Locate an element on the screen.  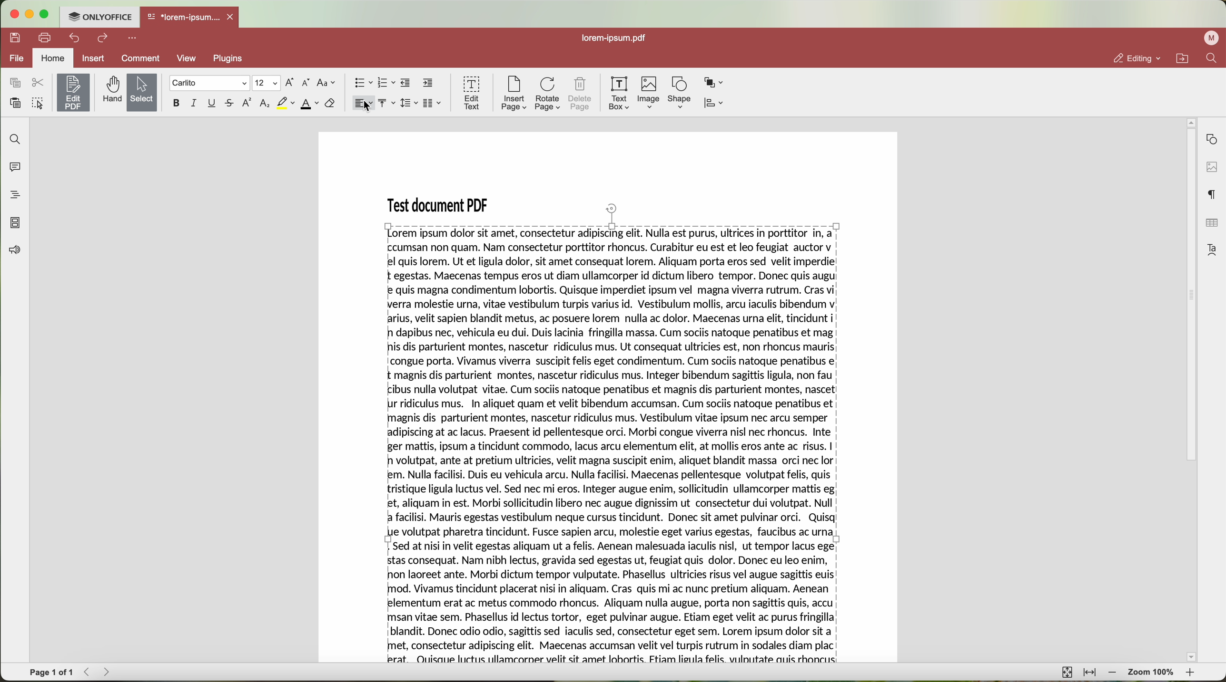
open file location is located at coordinates (1181, 58).